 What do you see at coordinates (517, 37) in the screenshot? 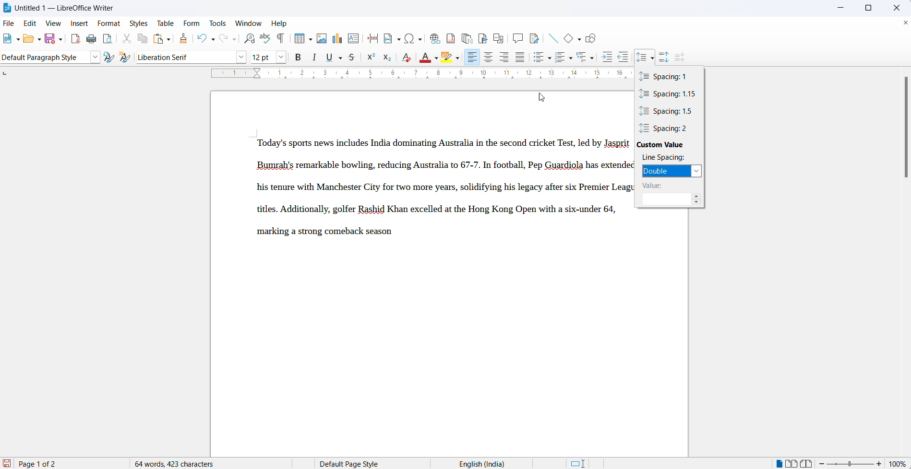
I see `insert comments` at bounding box center [517, 37].